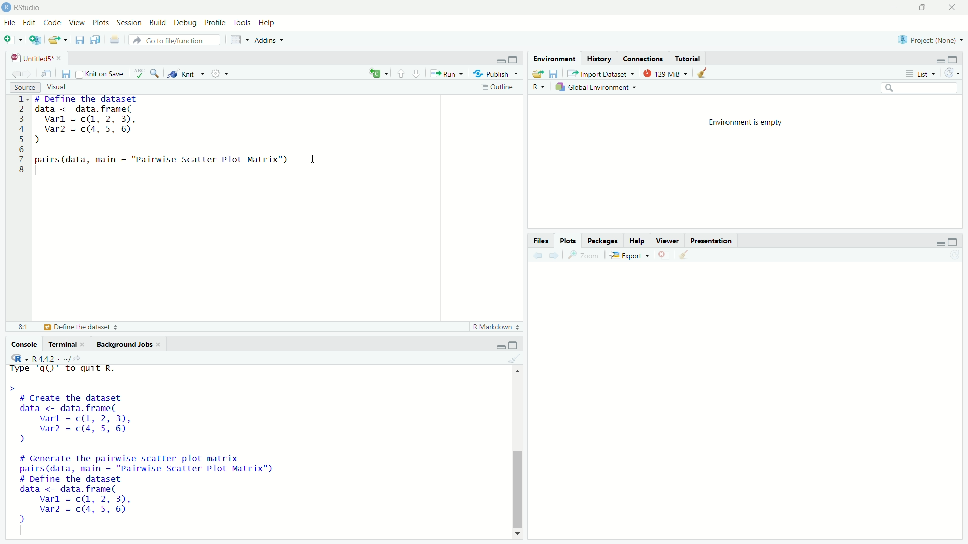  I want to click on Go forward to the next source location (Ctrl + F10), so click(552, 254).